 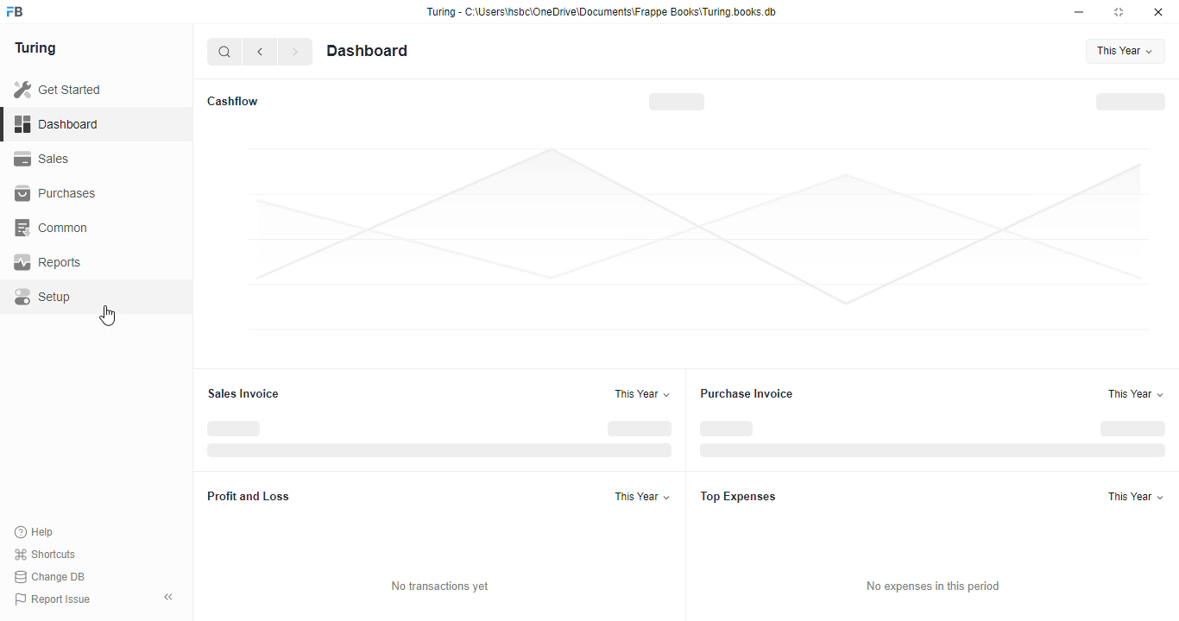 What do you see at coordinates (700, 240) in the screenshot?
I see `graph` at bounding box center [700, 240].